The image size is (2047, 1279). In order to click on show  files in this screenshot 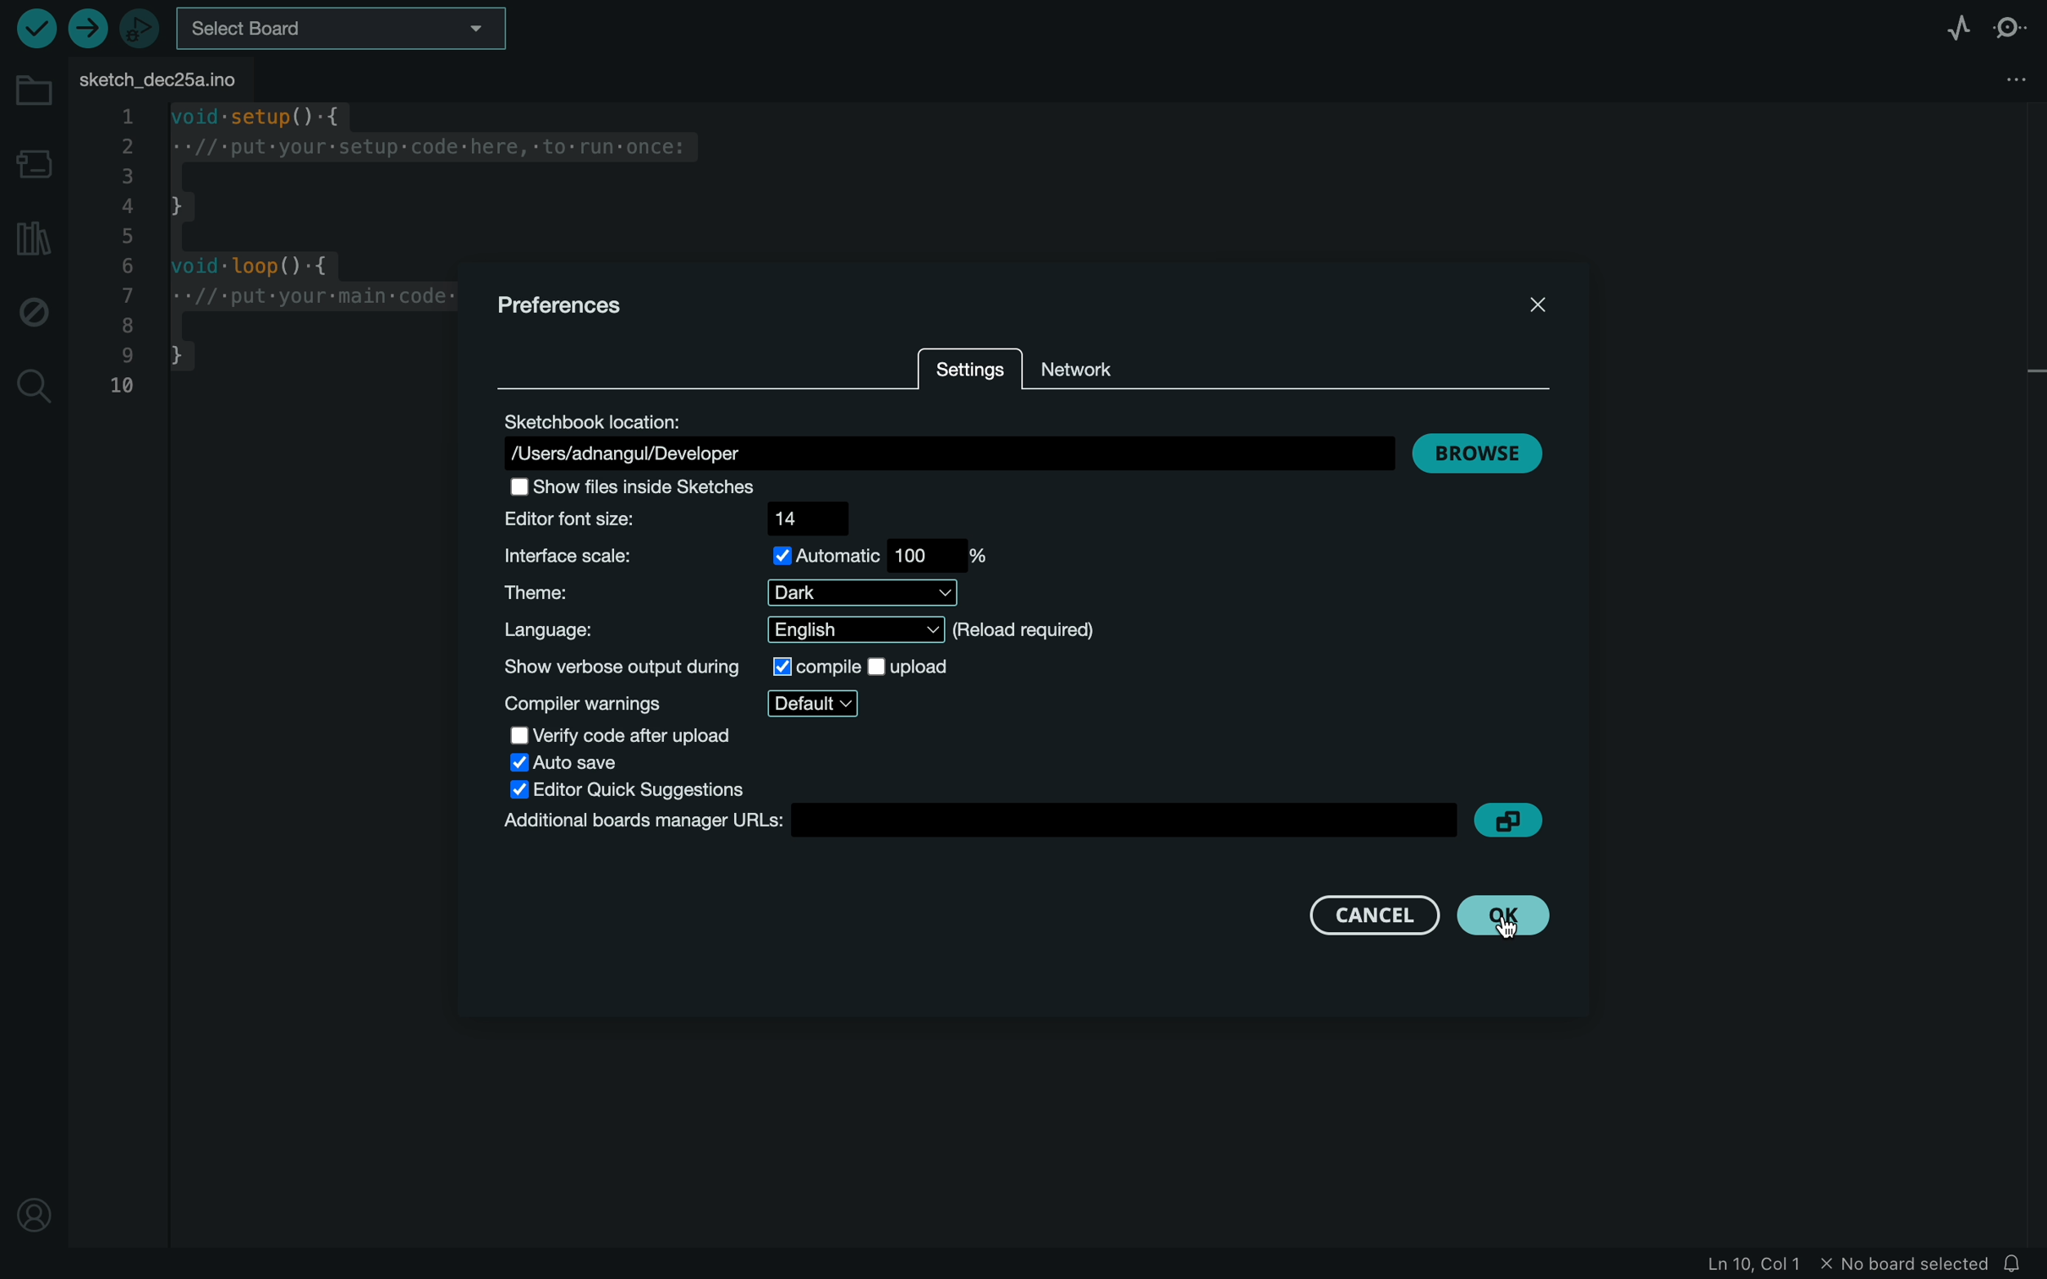, I will do `click(661, 485)`.